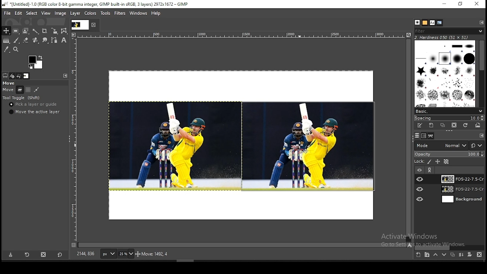  What do you see at coordinates (11, 255) in the screenshot?
I see `save tool preset` at bounding box center [11, 255].